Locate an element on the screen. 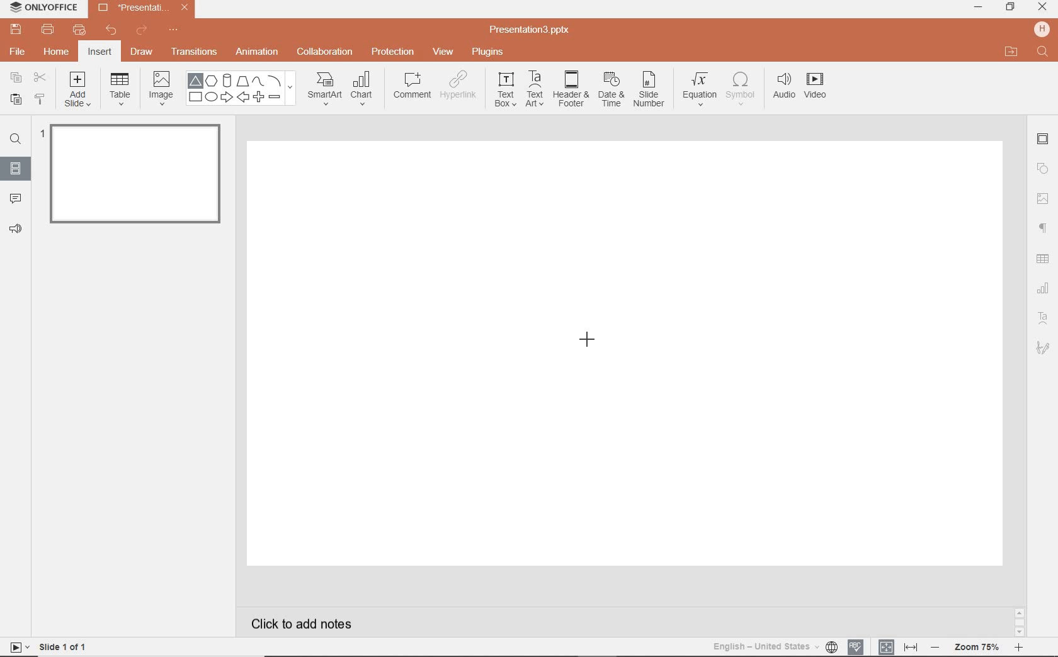 The height and width of the screenshot is (657, 1058). DATE & TIME is located at coordinates (611, 90).